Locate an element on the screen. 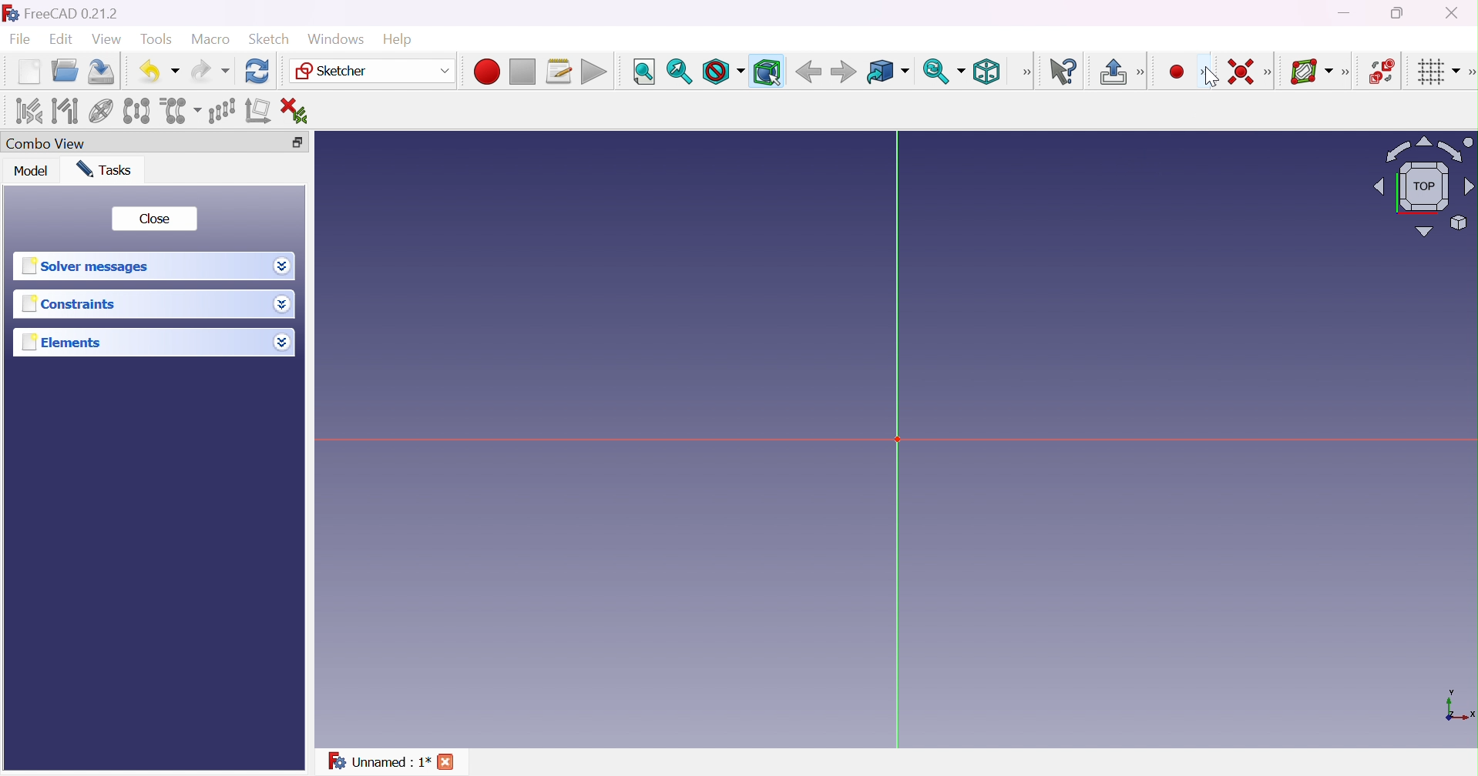 This screenshot has height=776, width=1478. View is located at coordinates (106, 39).